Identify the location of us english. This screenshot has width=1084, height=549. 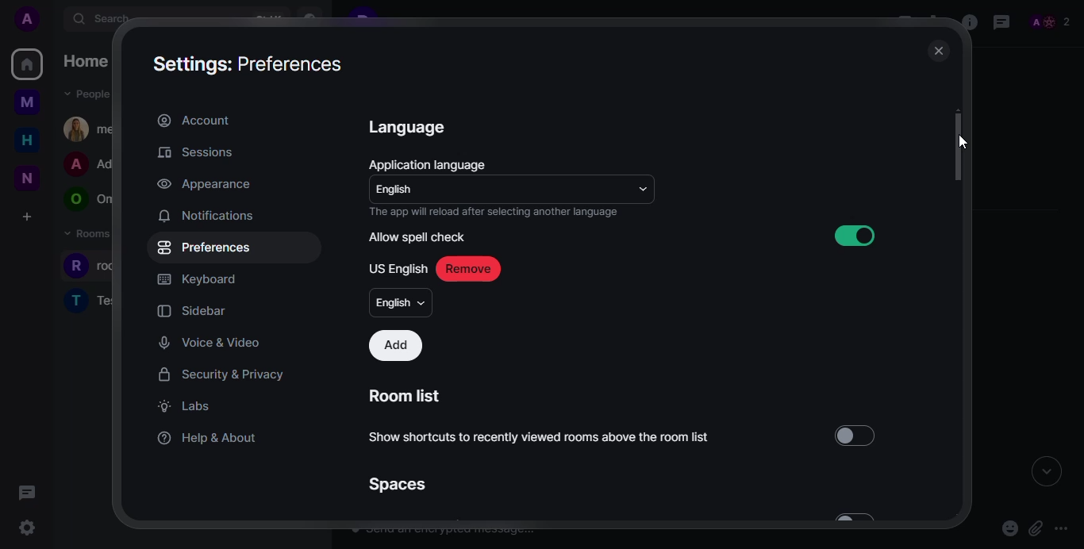
(398, 268).